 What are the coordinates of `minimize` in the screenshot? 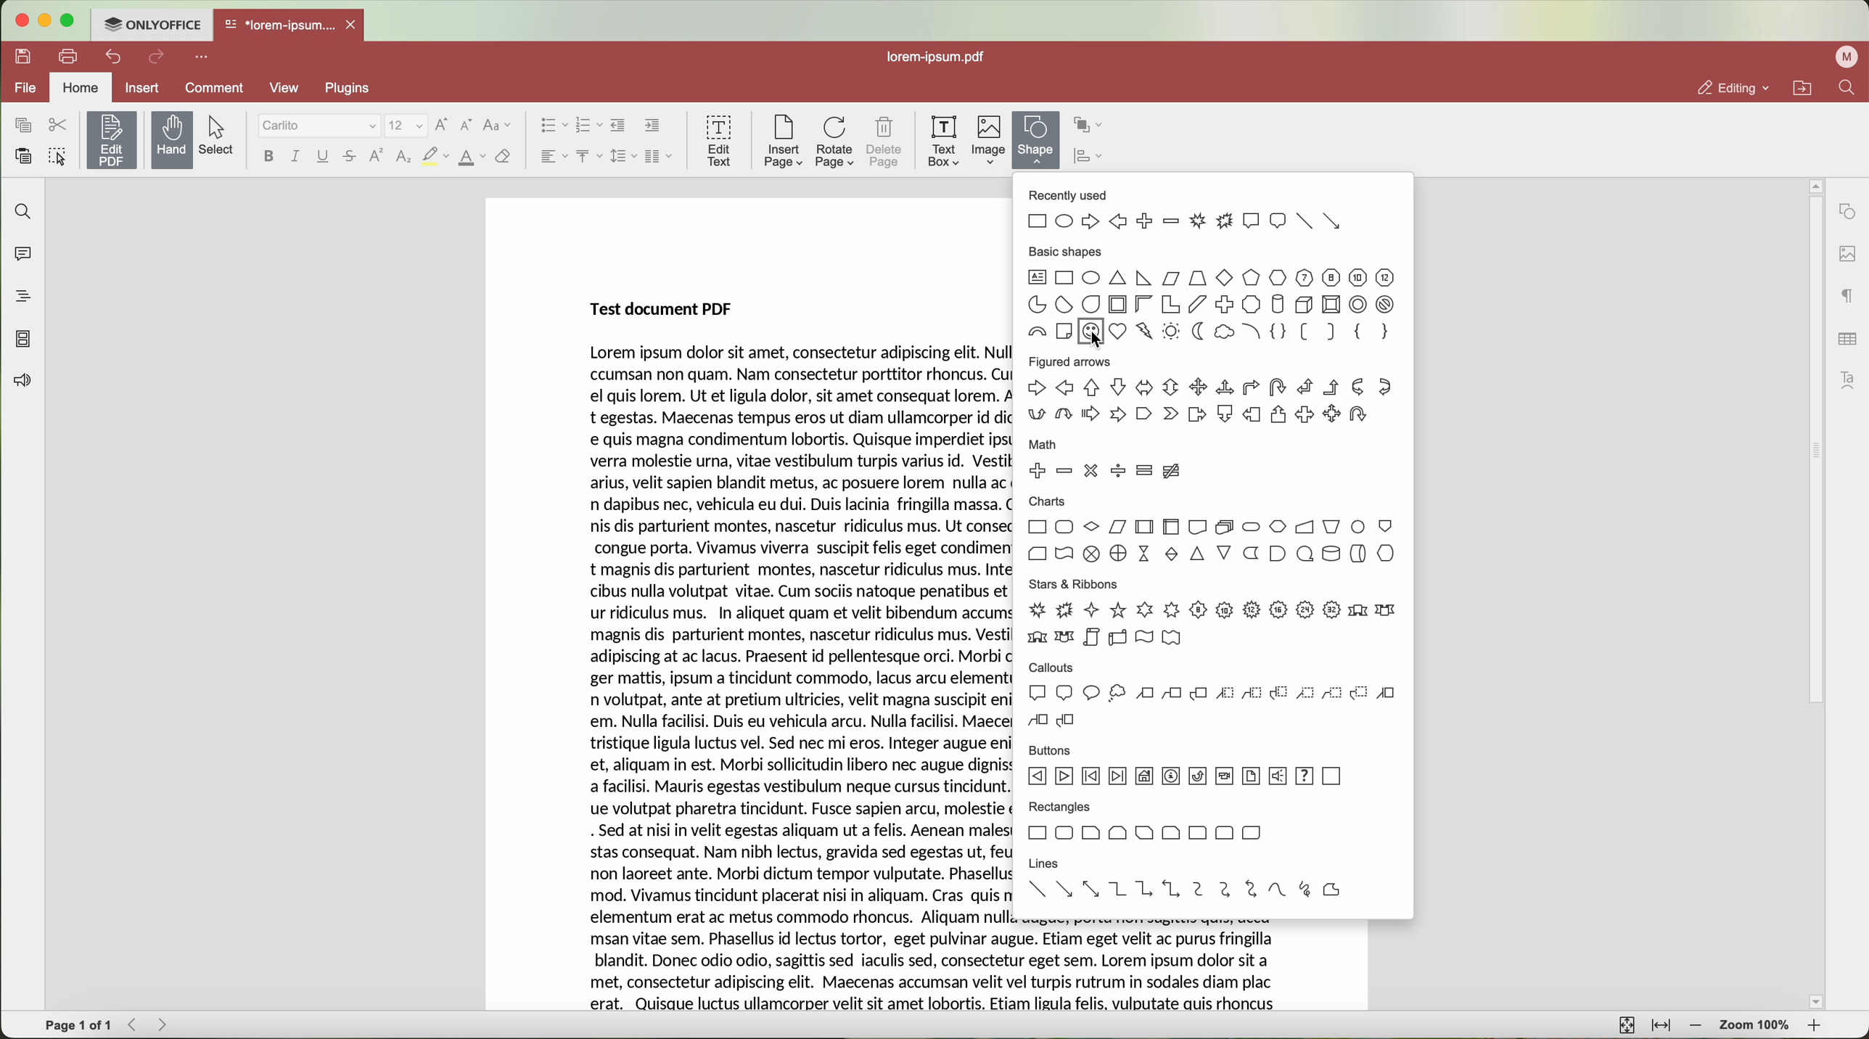 It's located at (46, 20).